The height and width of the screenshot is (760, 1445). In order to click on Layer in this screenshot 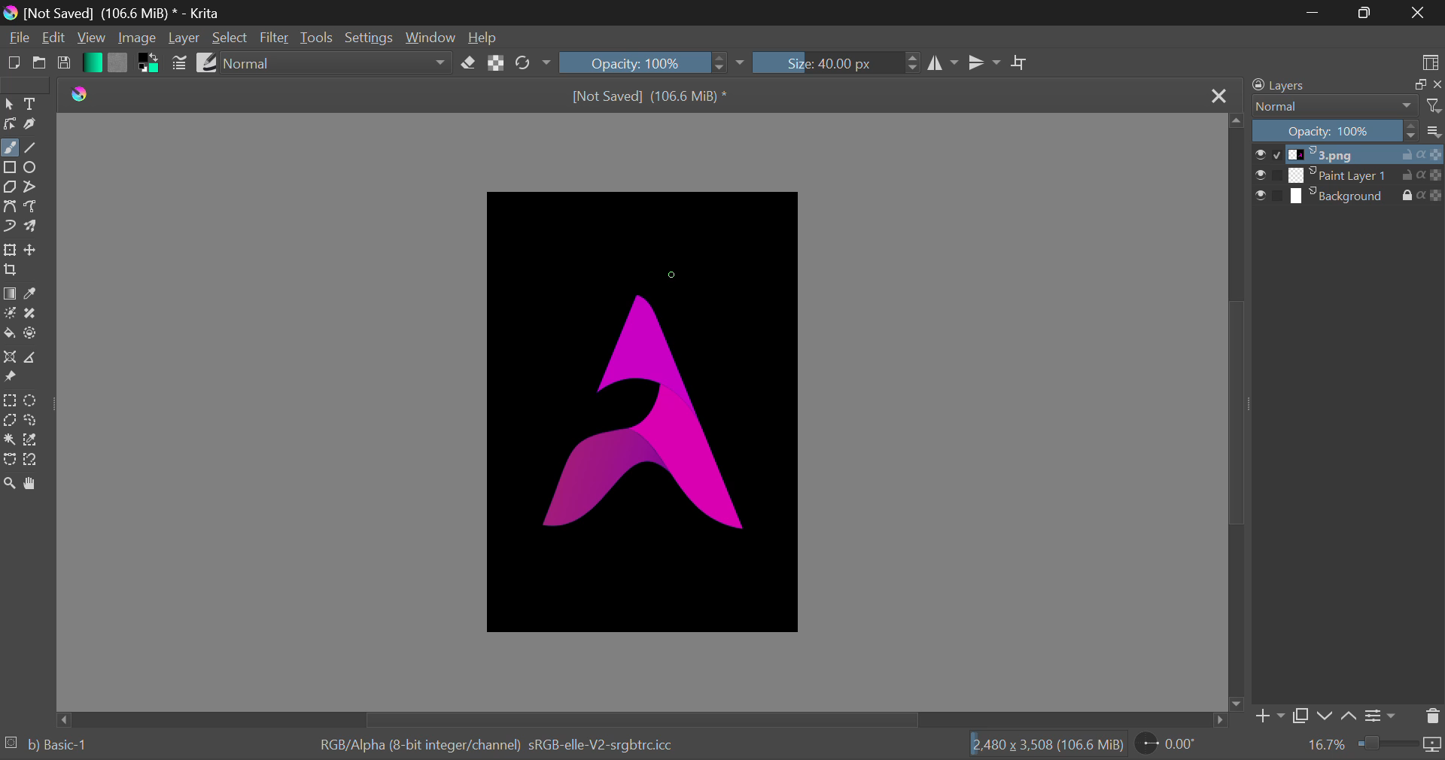, I will do `click(184, 39)`.